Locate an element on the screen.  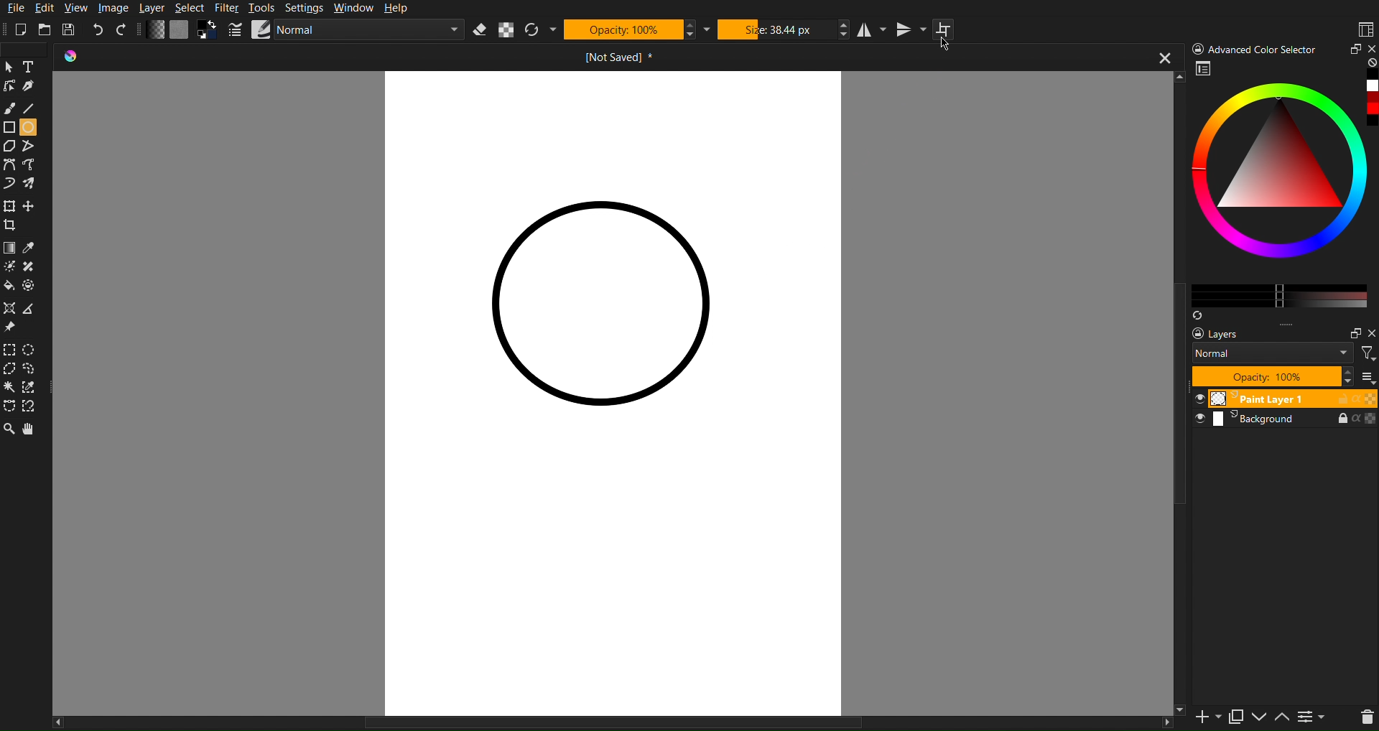
Pan is located at coordinates (36, 429).